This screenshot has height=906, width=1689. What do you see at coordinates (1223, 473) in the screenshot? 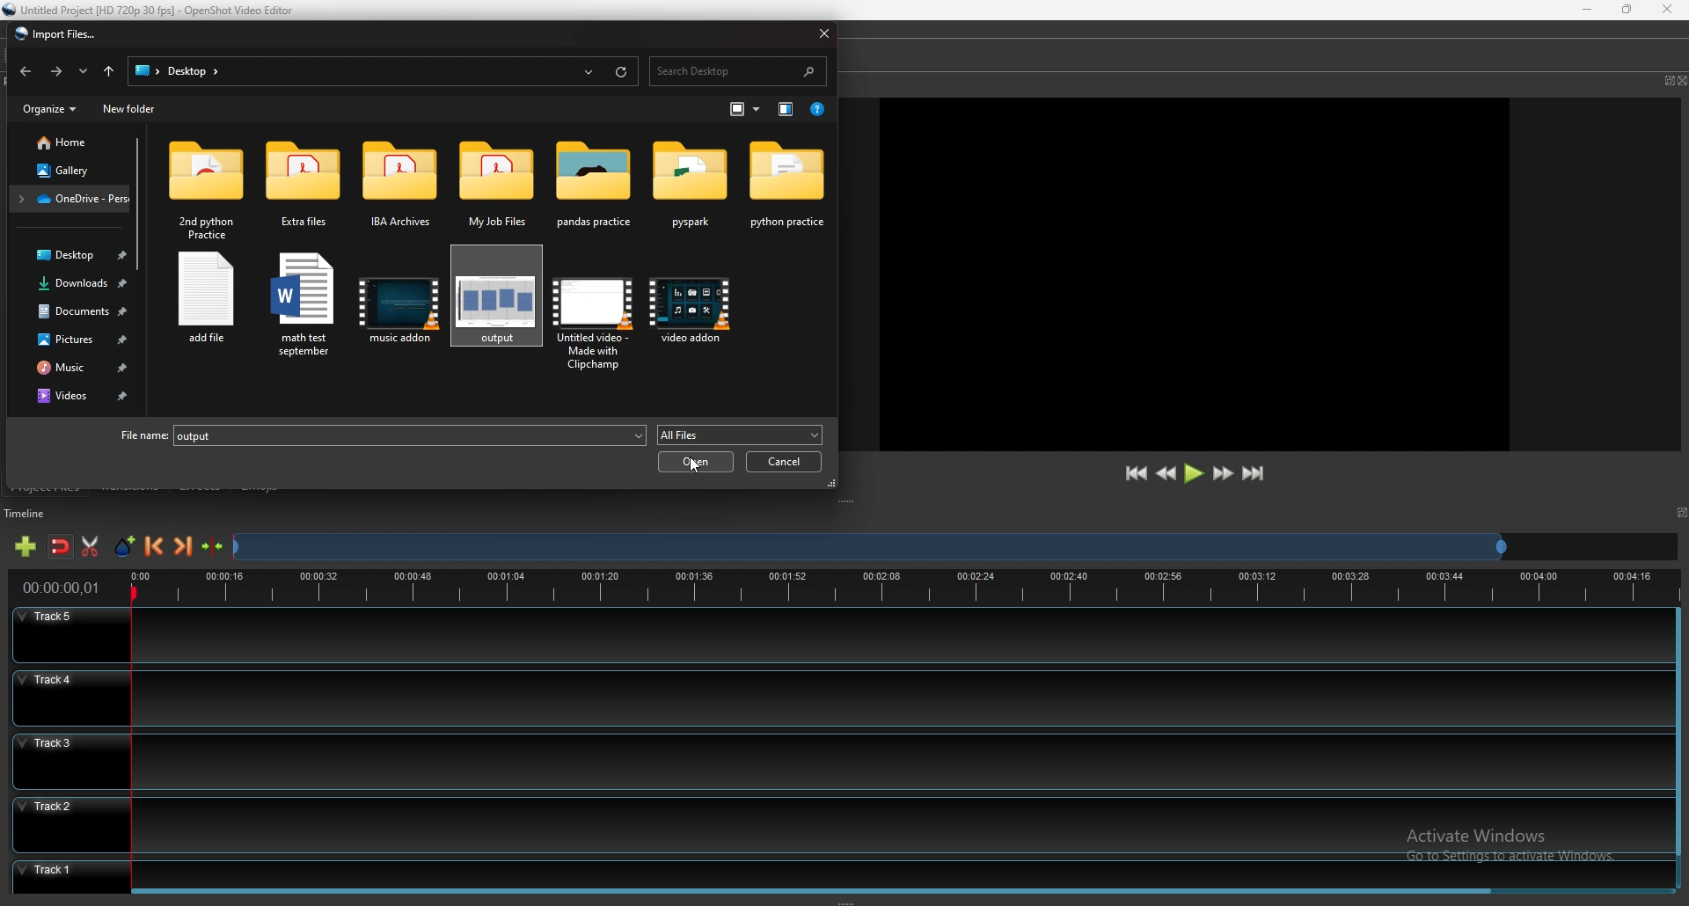
I see `fast forward` at bounding box center [1223, 473].